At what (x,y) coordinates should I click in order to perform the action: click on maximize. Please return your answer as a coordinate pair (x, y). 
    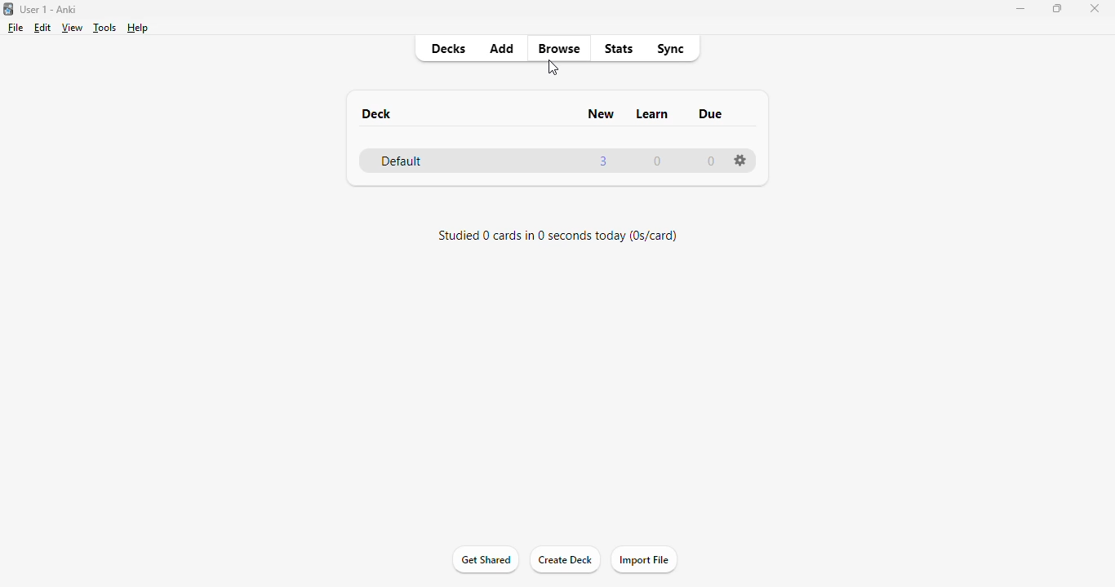
    Looking at the image, I should click on (1056, 7).